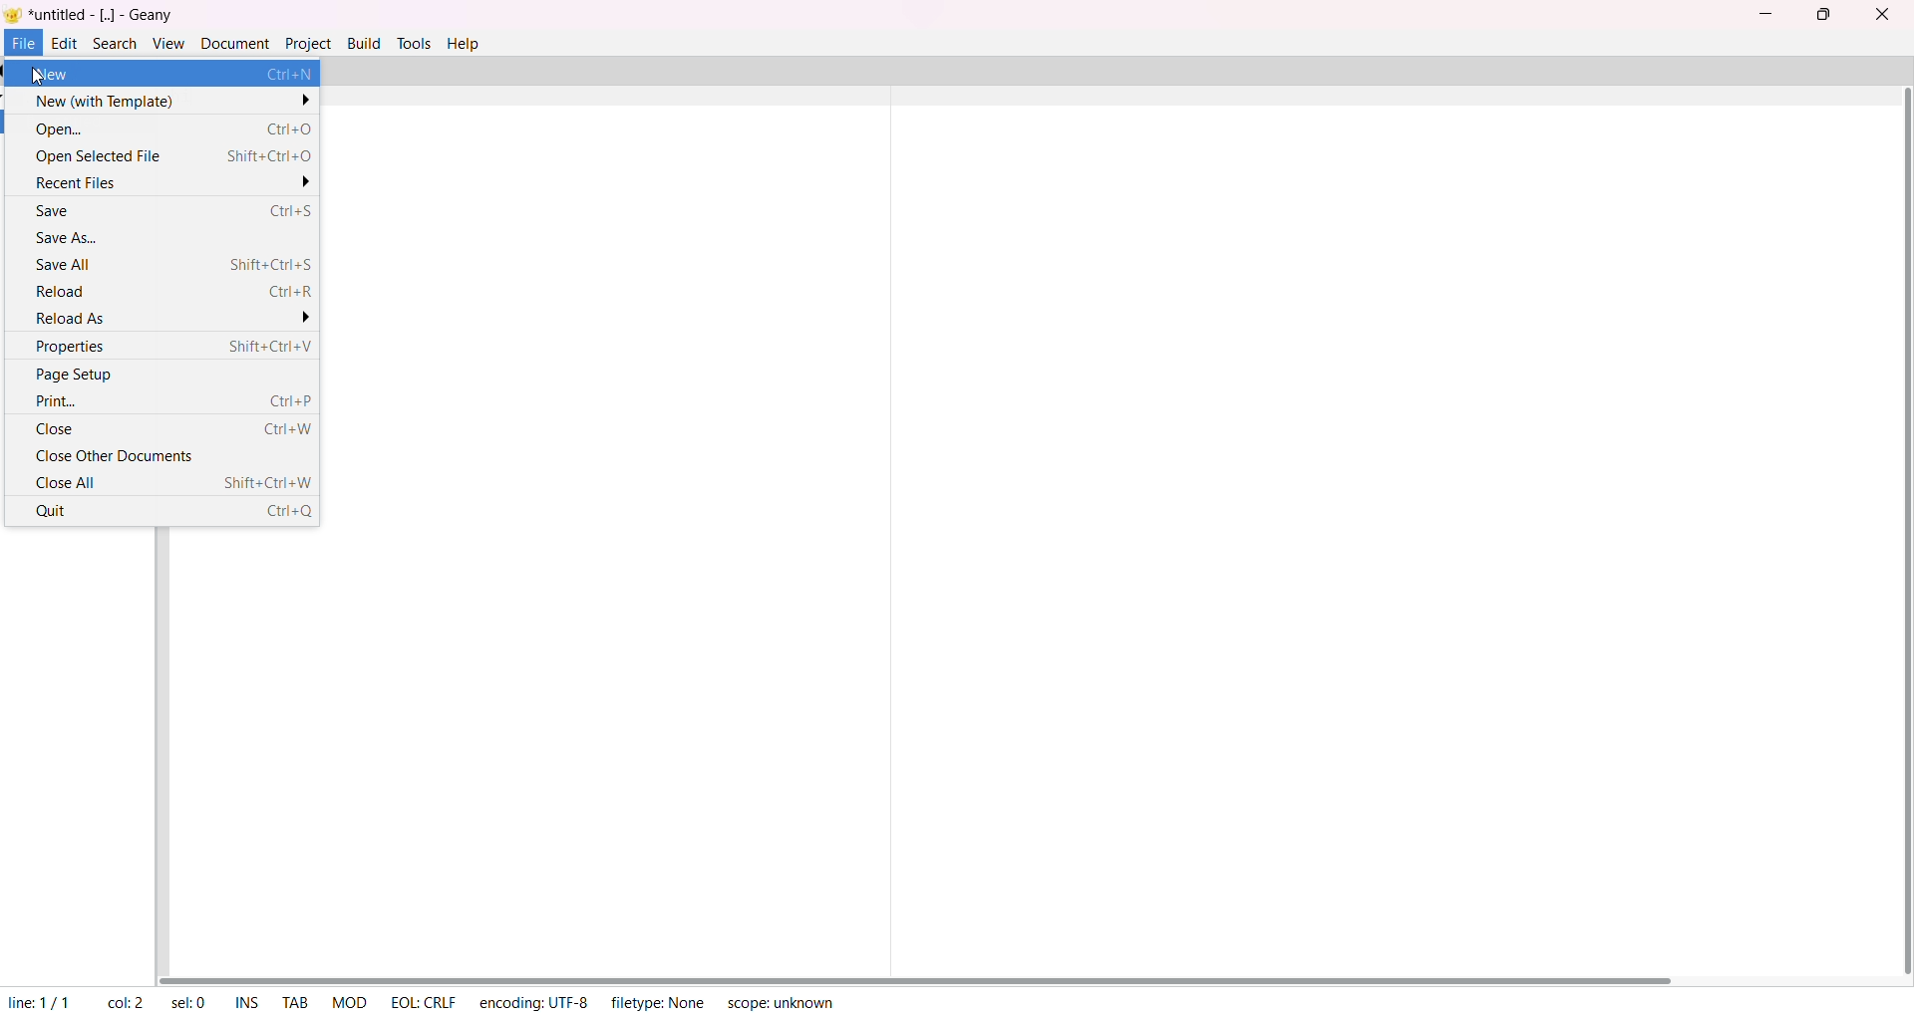 Image resolution: width=1914 pixels, height=1014 pixels. Describe the element at coordinates (173, 183) in the screenshot. I see `recent files` at that location.